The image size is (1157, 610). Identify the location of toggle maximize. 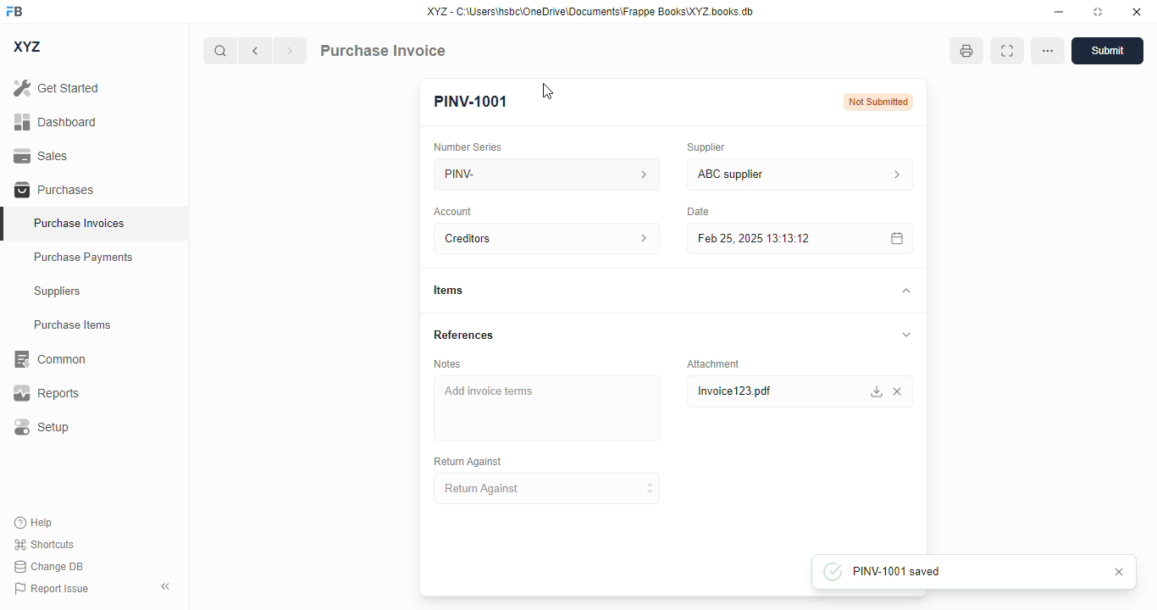
(1097, 11).